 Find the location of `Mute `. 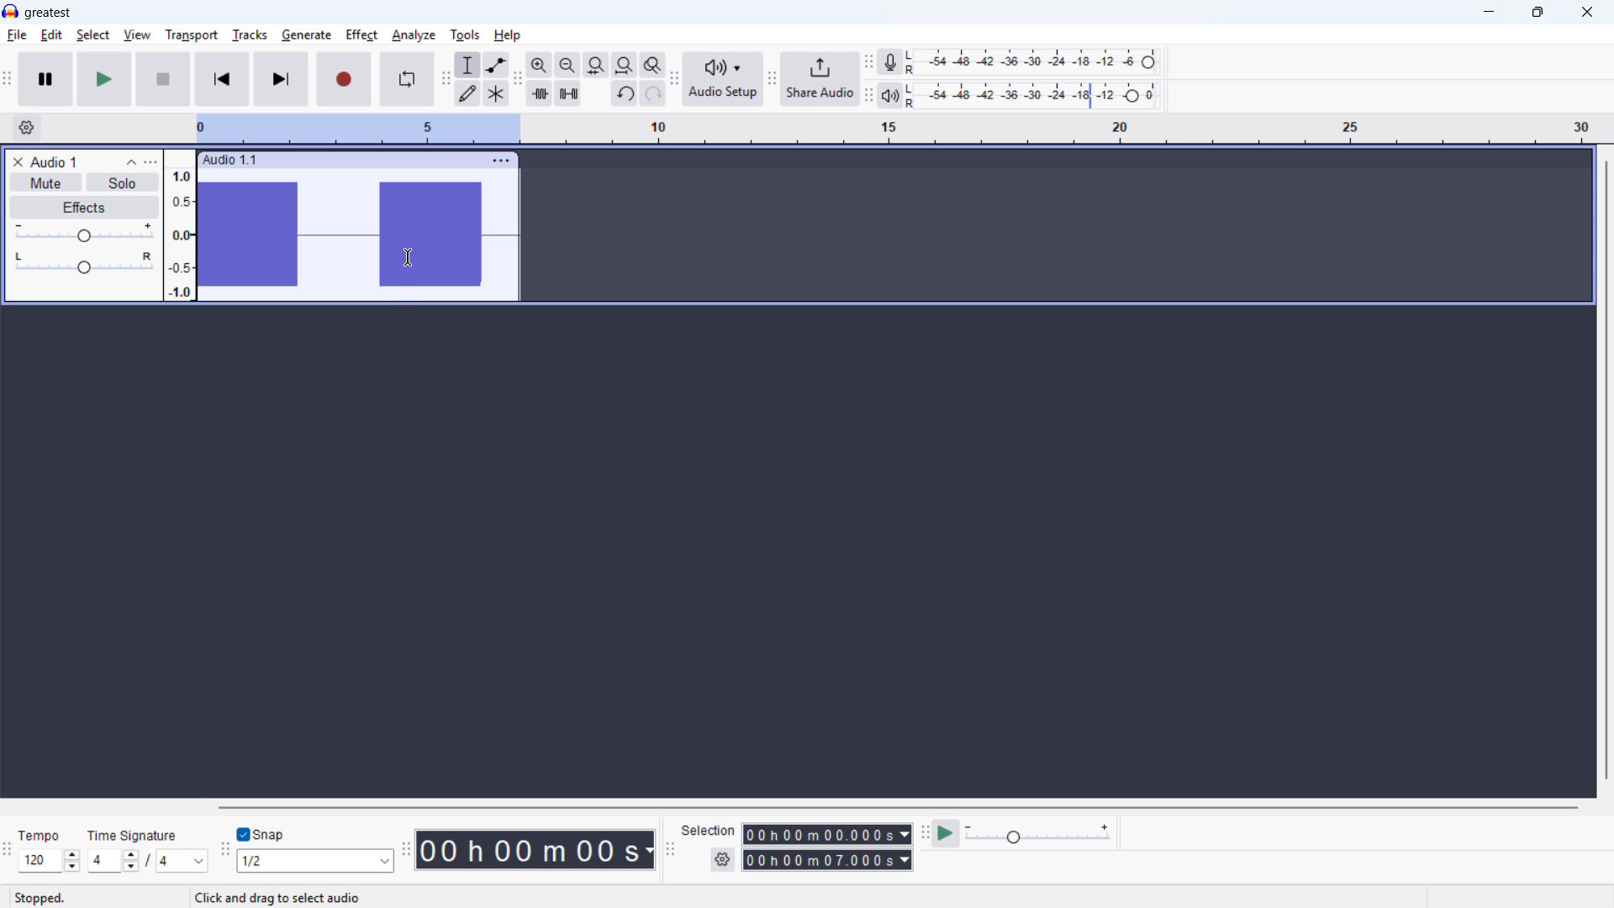

Mute  is located at coordinates (45, 182).